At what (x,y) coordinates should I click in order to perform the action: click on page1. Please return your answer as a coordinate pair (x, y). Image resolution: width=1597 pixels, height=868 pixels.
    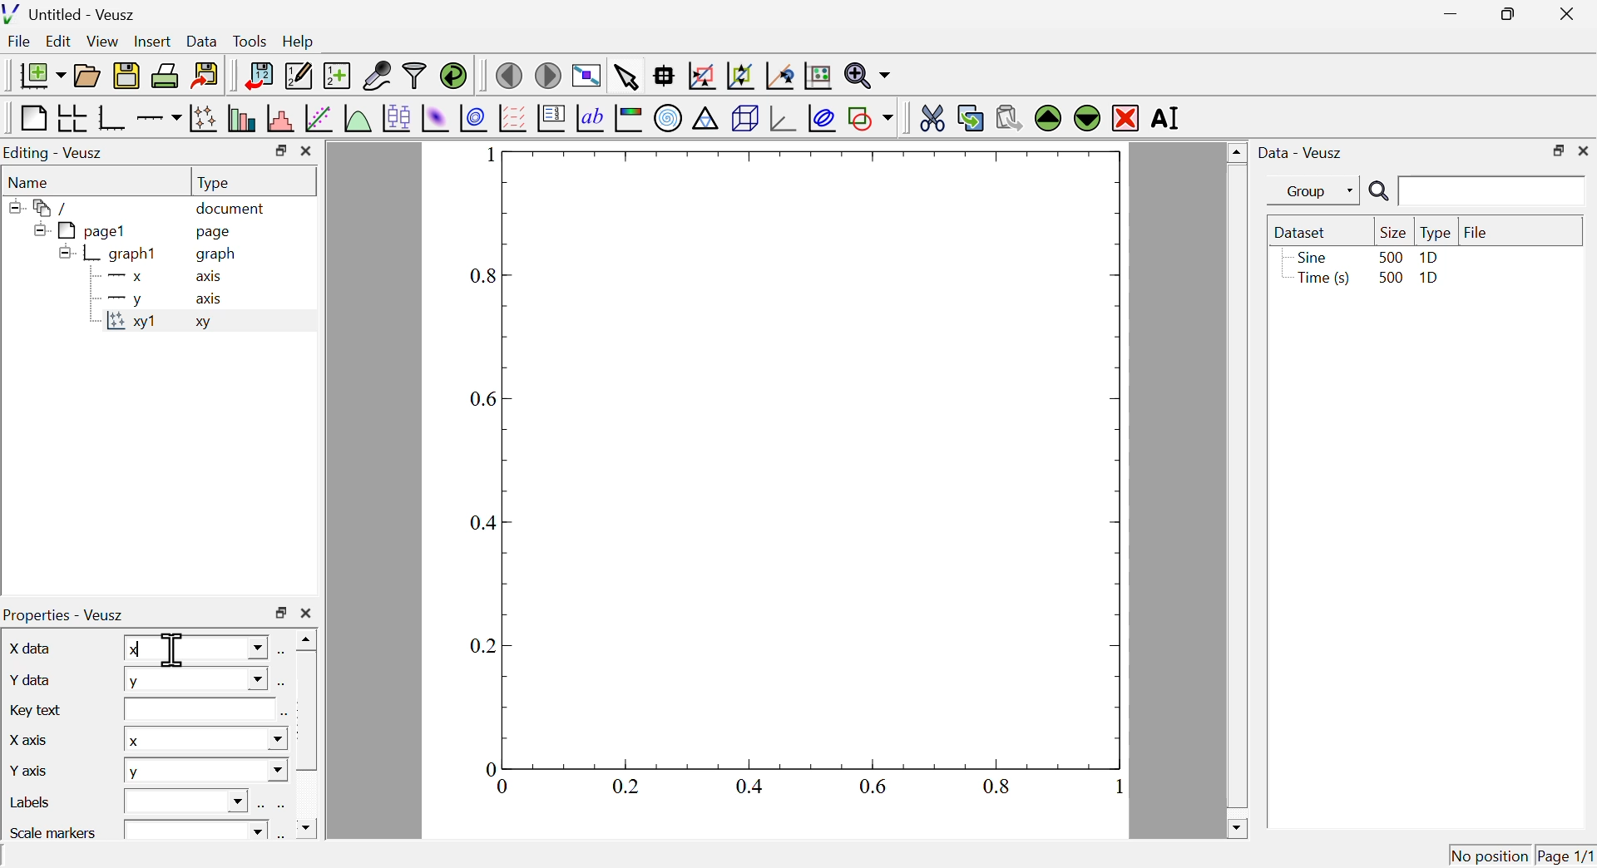
    Looking at the image, I should click on (82, 230).